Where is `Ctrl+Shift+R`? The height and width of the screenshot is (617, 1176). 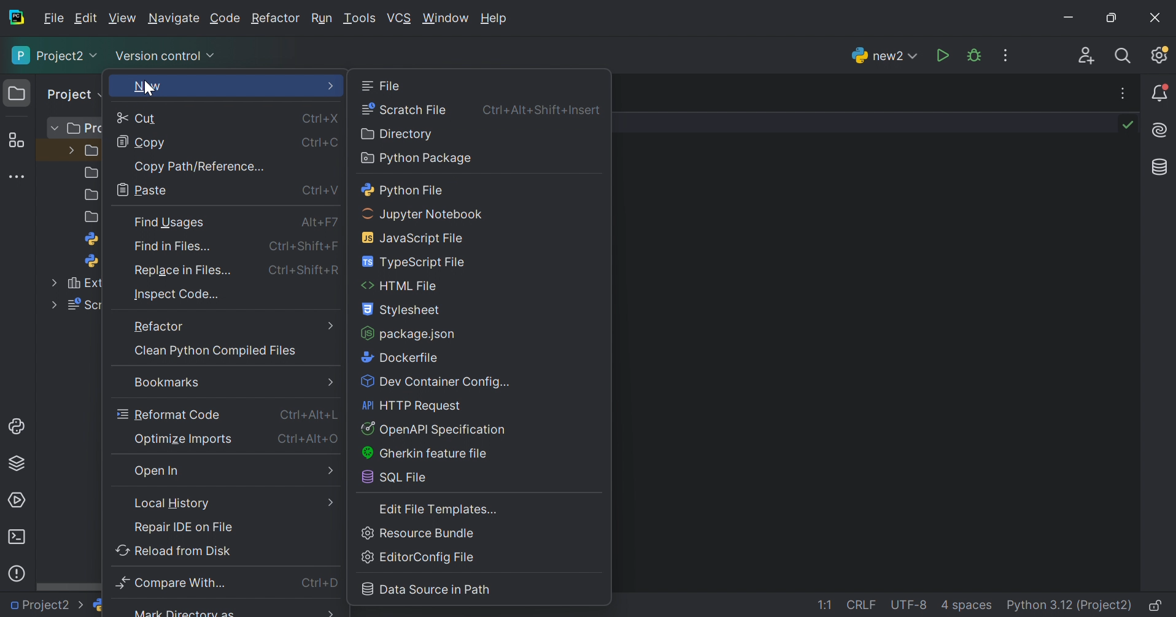 Ctrl+Shift+R is located at coordinates (307, 272).